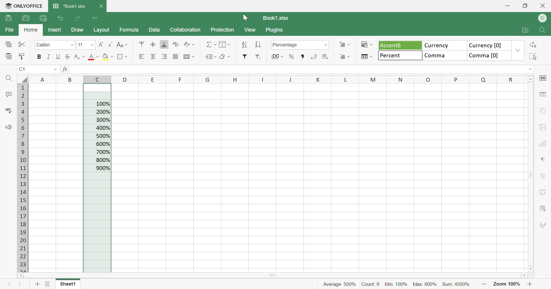 The width and height of the screenshot is (551, 289). I want to click on Drop Down, so click(325, 45).